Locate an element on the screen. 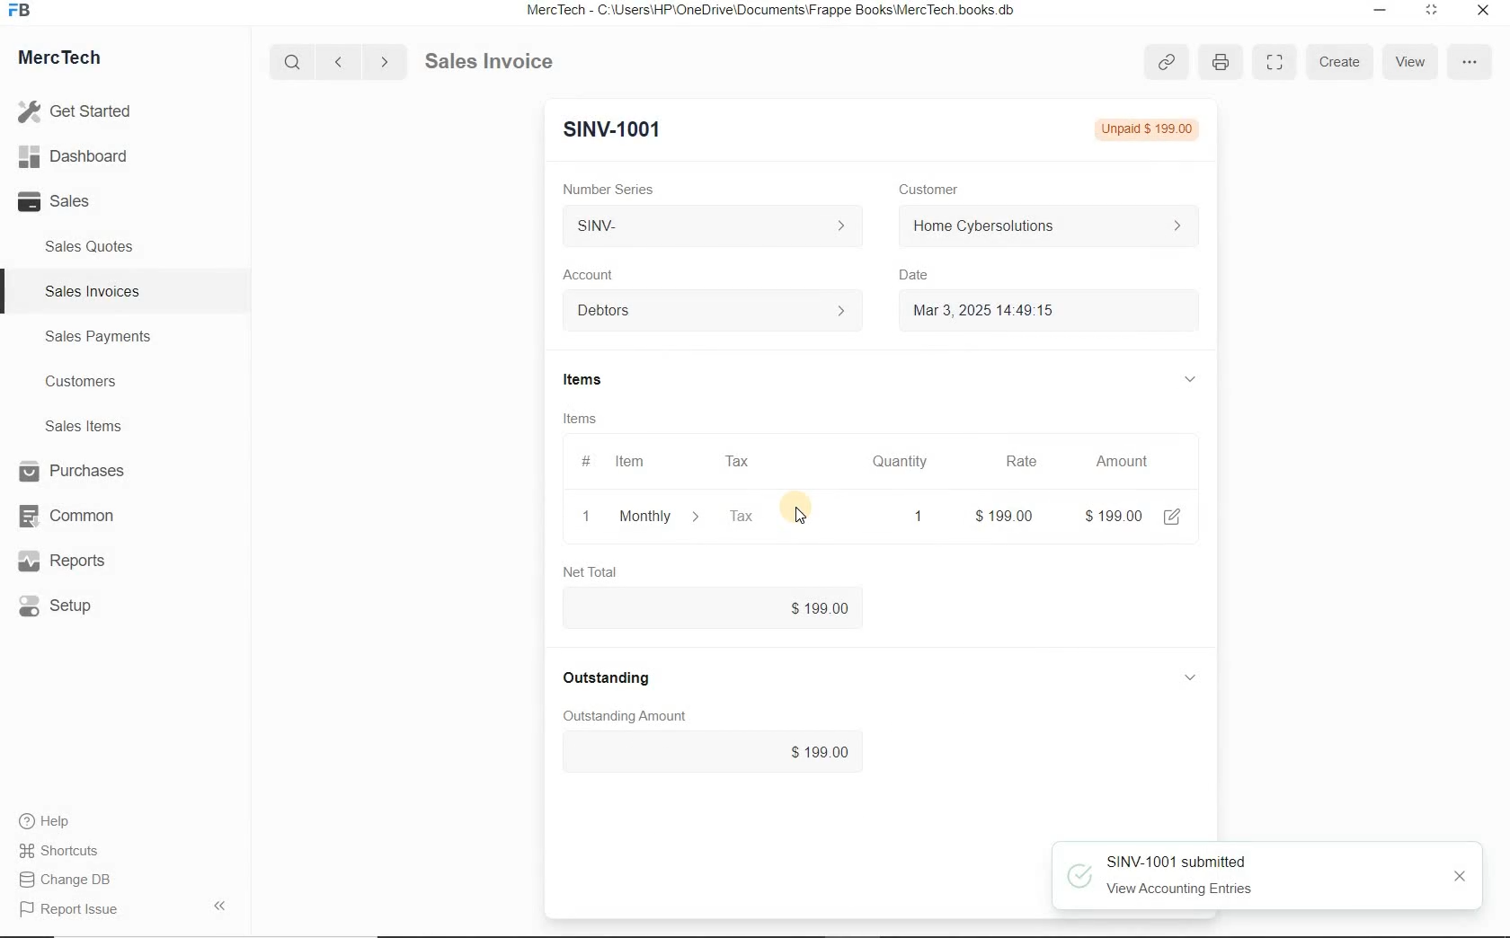 This screenshot has height=938, width=1510. Customers is located at coordinates (97, 382).